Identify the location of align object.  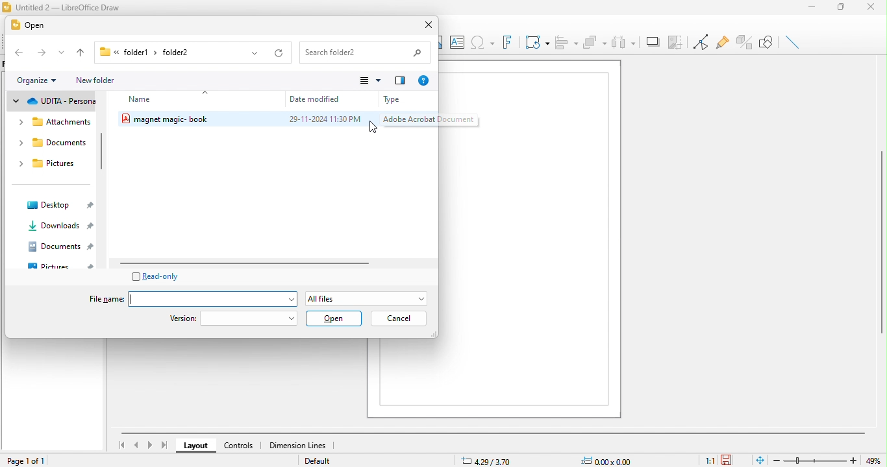
(566, 41).